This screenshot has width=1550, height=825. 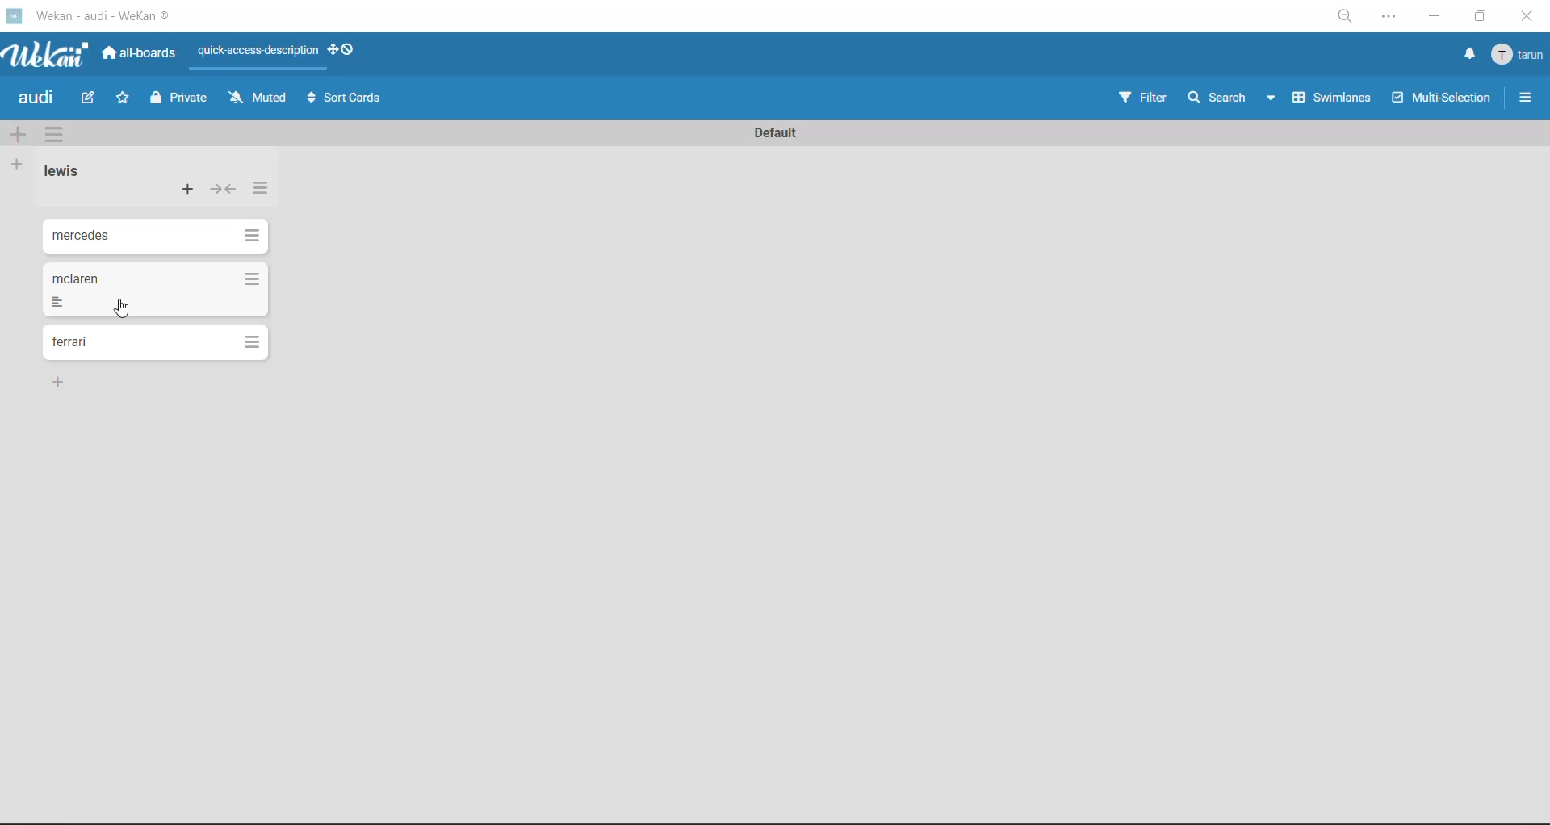 I want to click on app logo, so click(x=48, y=57).